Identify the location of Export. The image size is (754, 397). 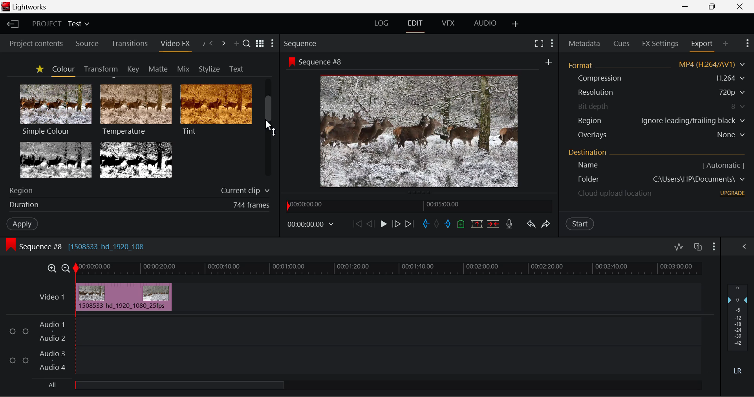
(703, 46).